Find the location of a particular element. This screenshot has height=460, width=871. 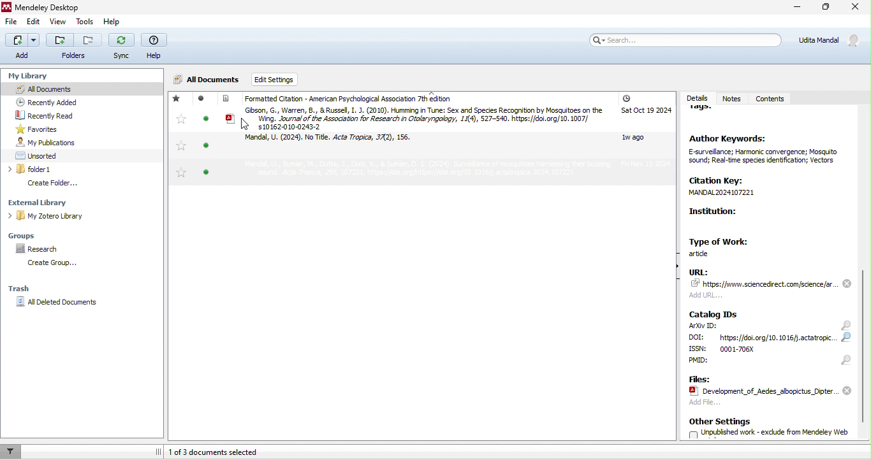

tags is located at coordinates (706, 112).